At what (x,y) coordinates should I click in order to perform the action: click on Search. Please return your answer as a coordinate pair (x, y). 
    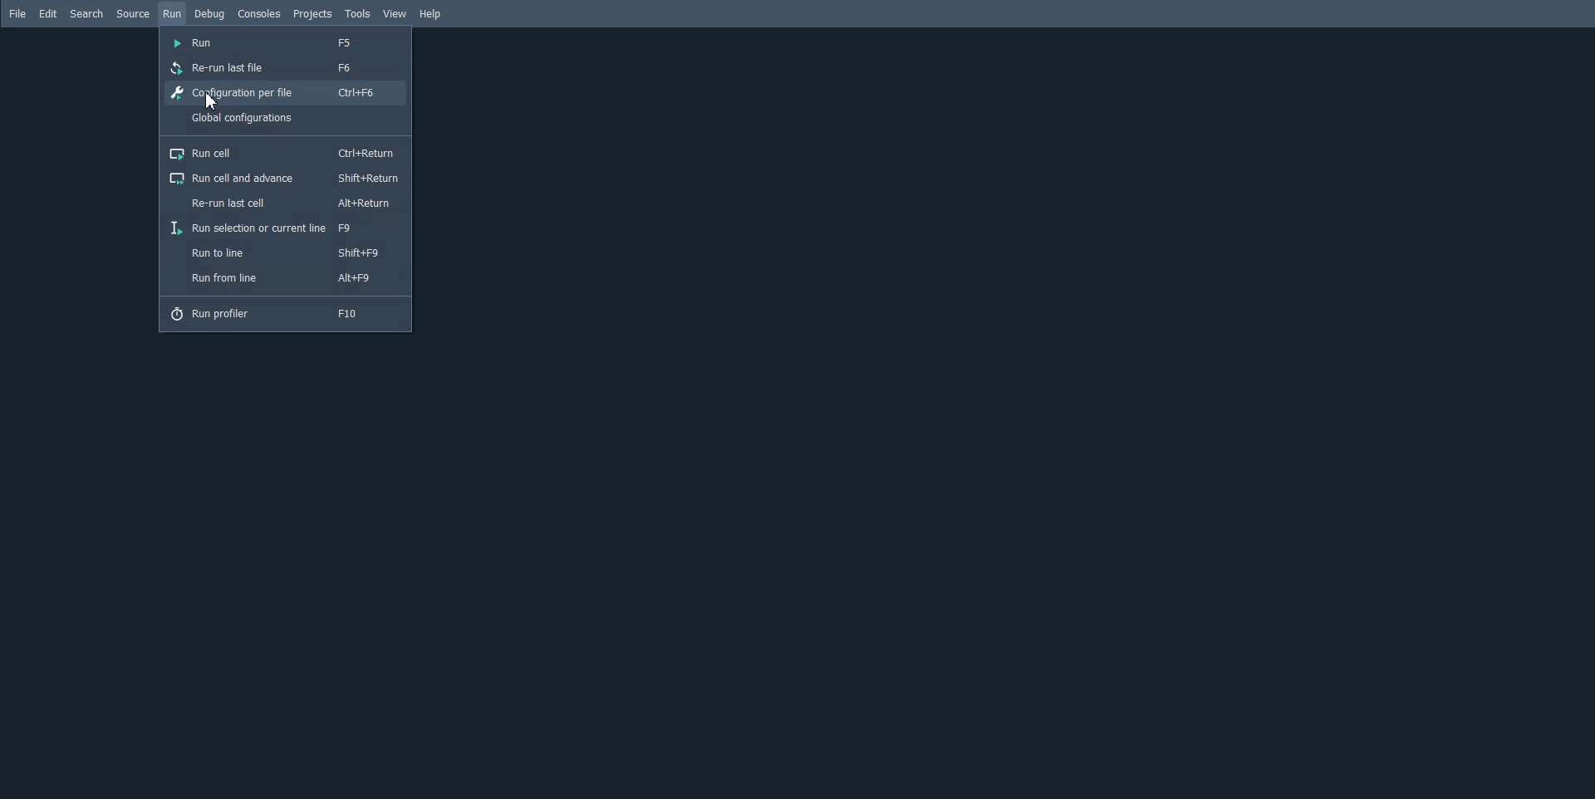
    Looking at the image, I should click on (86, 14).